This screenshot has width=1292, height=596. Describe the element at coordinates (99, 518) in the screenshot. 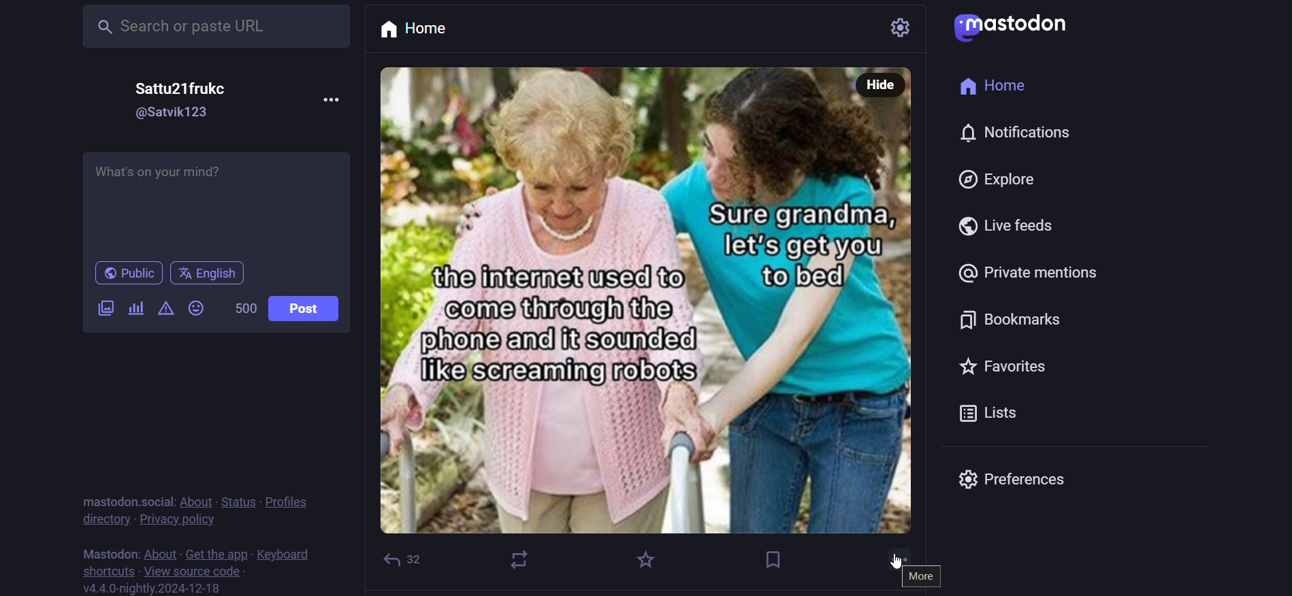

I see `directory` at that location.